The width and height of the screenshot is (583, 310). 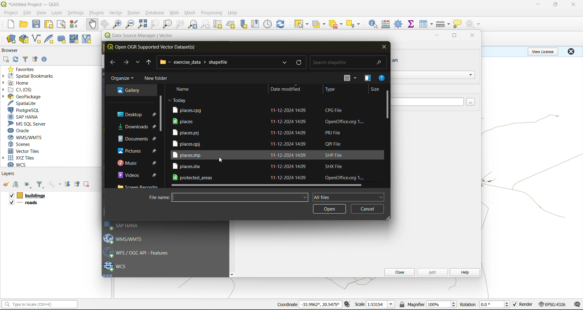 I want to click on file path, so click(x=197, y=62).